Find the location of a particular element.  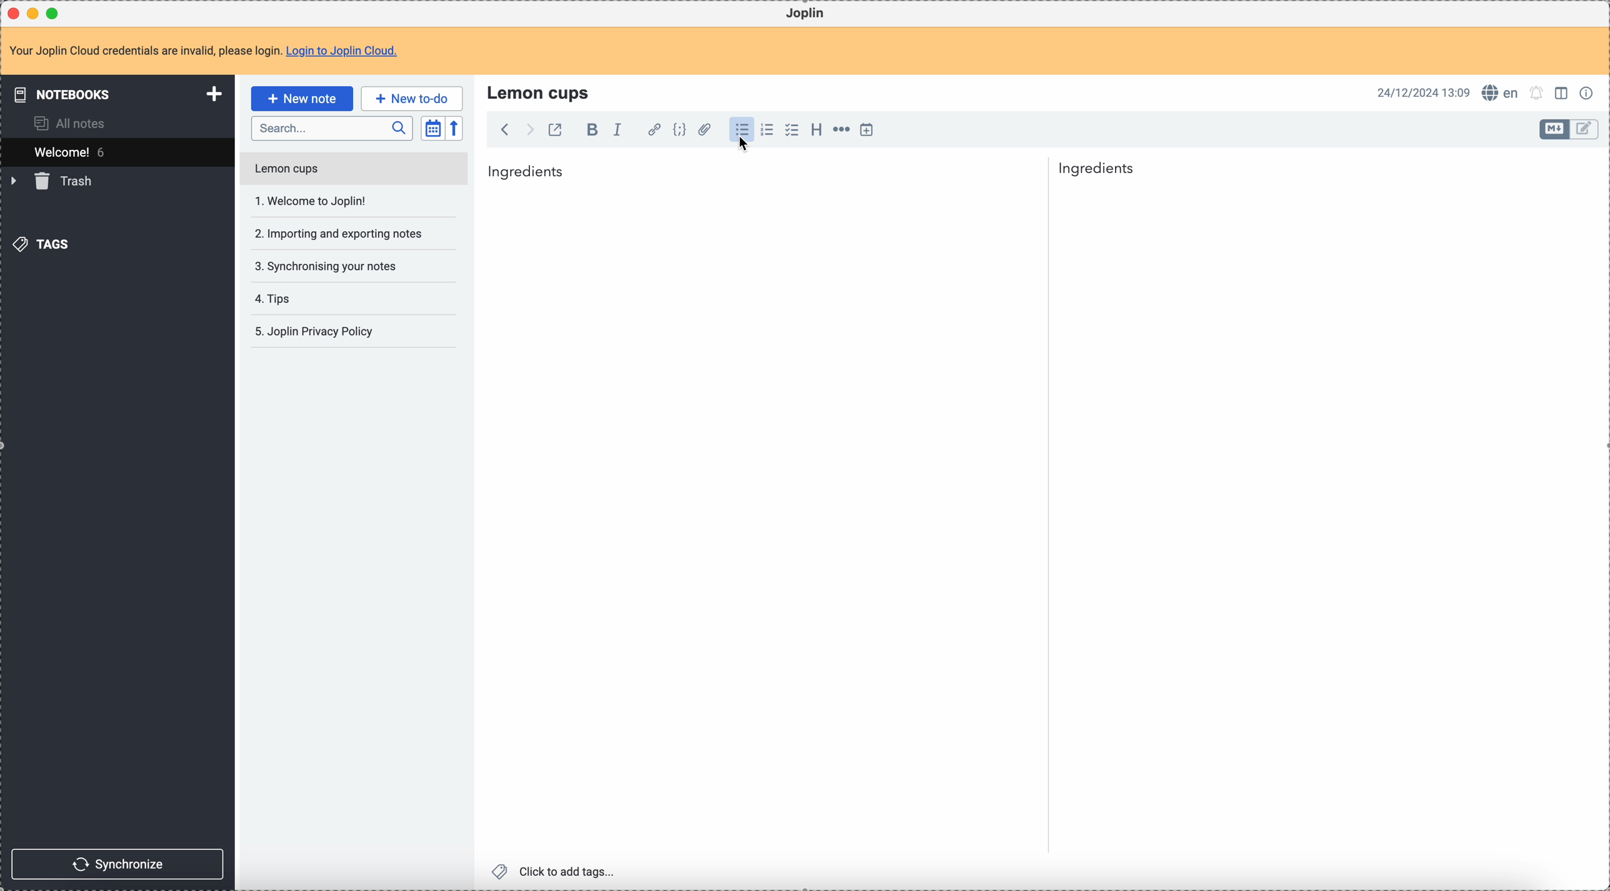

minimize is located at coordinates (36, 14).